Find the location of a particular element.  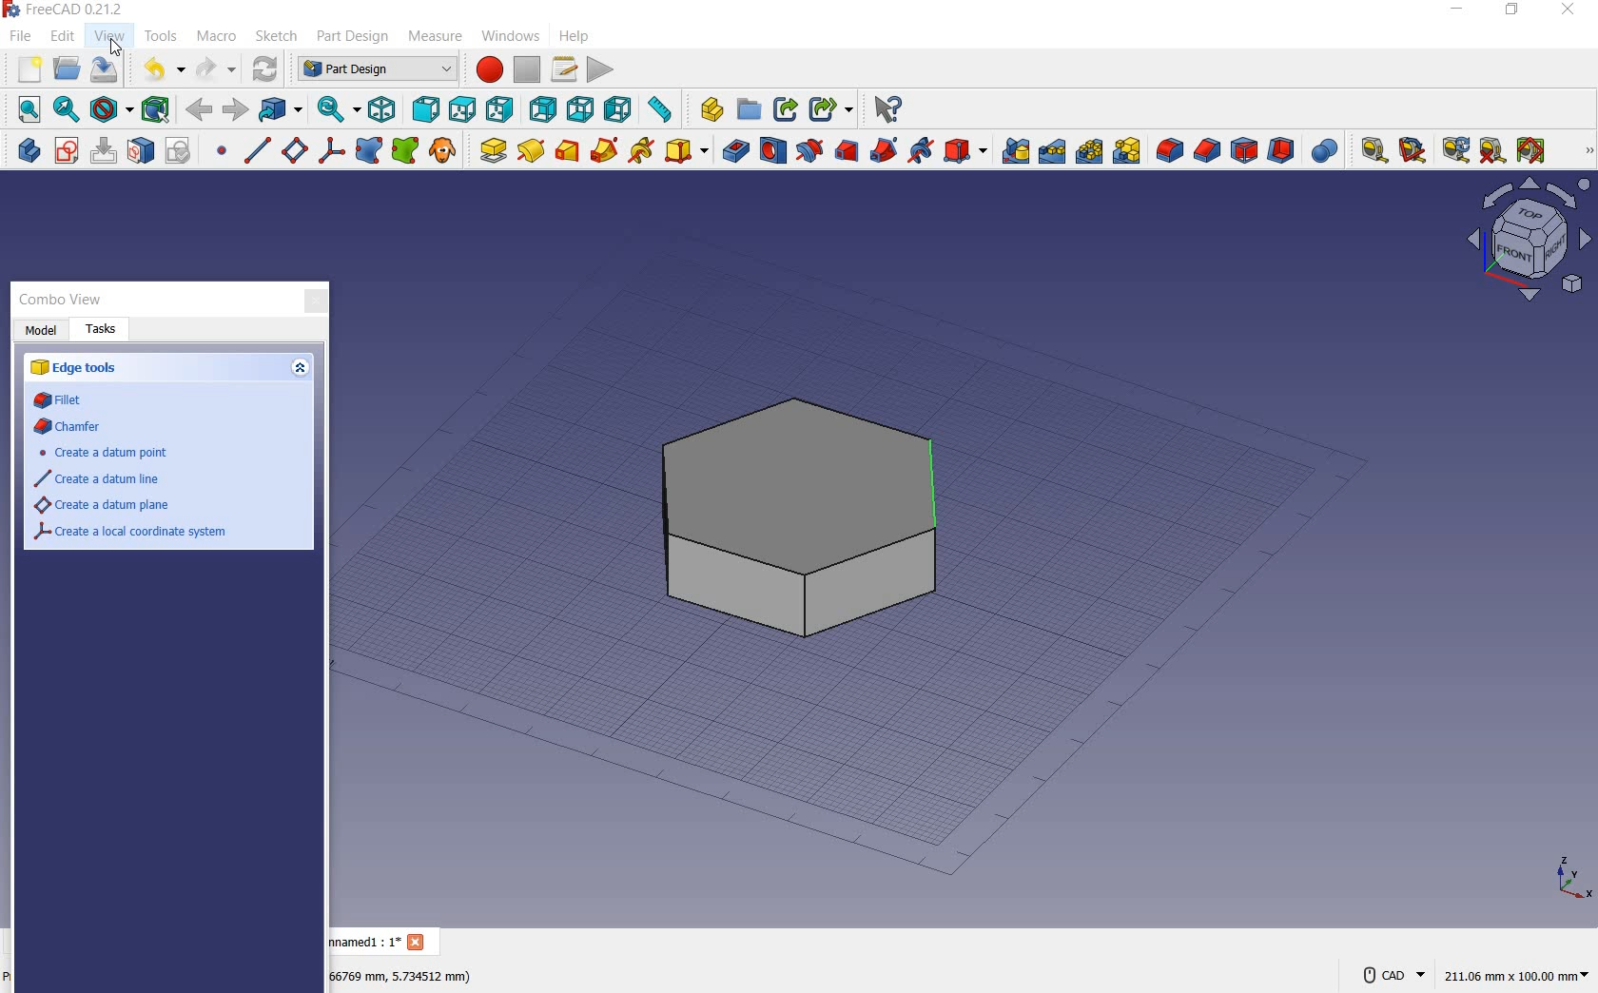

close is located at coordinates (314, 302).